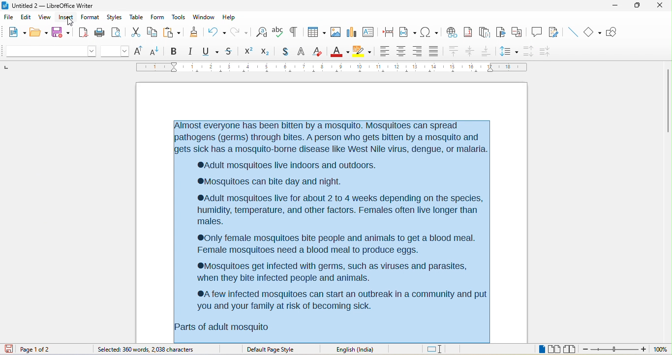 Image resolution: width=672 pixels, height=355 pixels. What do you see at coordinates (570, 349) in the screenshot?
I see `book view` at bounding box center [570, 349].